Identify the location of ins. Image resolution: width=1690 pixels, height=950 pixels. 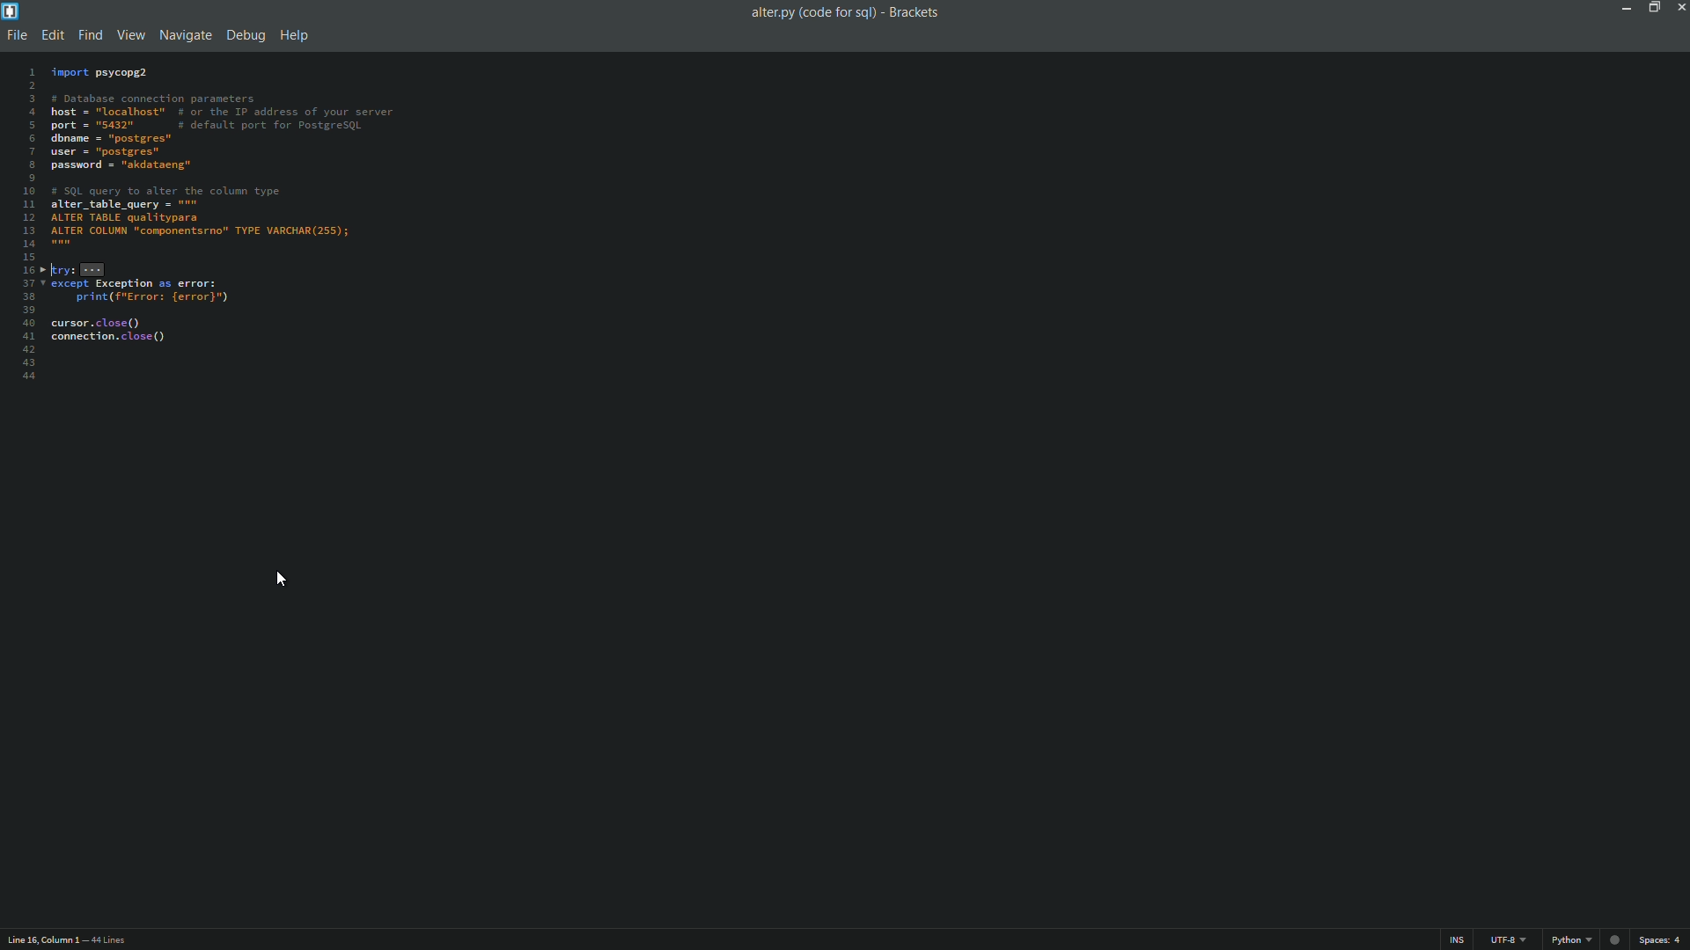
(1456, 942).